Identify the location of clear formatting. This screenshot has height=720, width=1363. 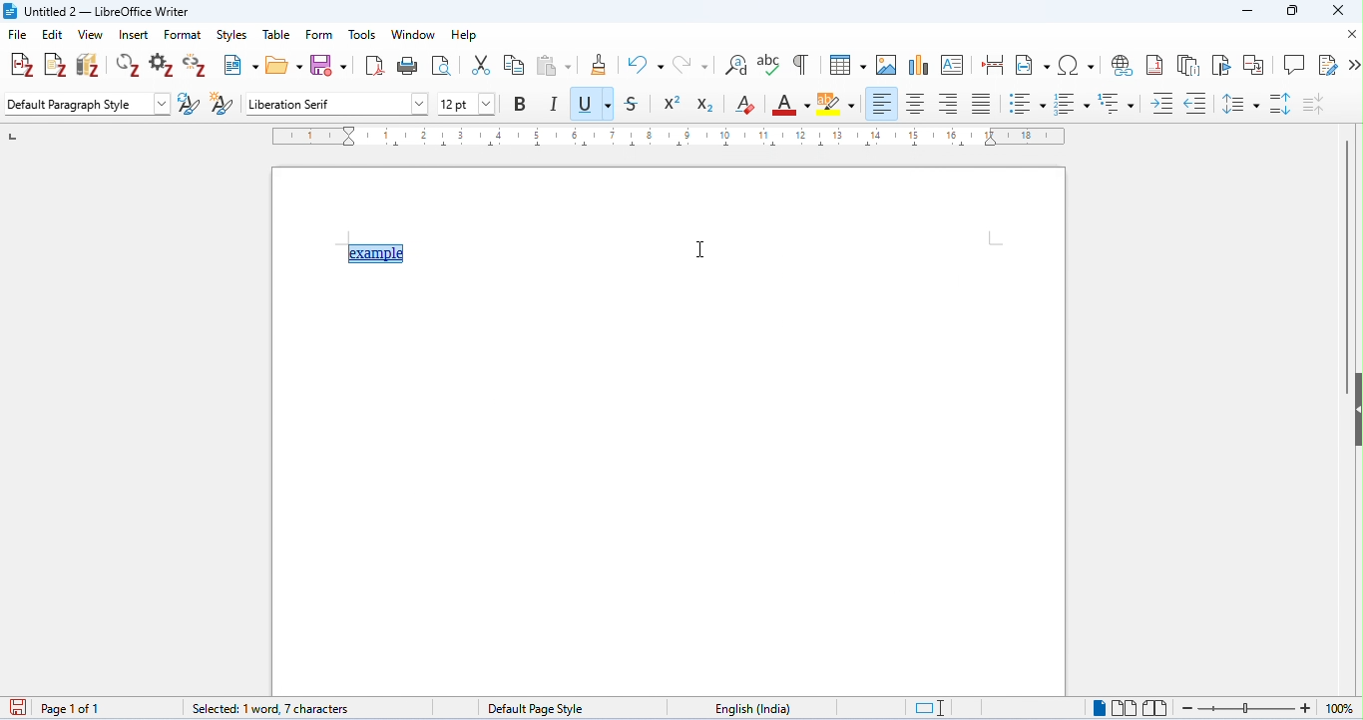
(746, 105).